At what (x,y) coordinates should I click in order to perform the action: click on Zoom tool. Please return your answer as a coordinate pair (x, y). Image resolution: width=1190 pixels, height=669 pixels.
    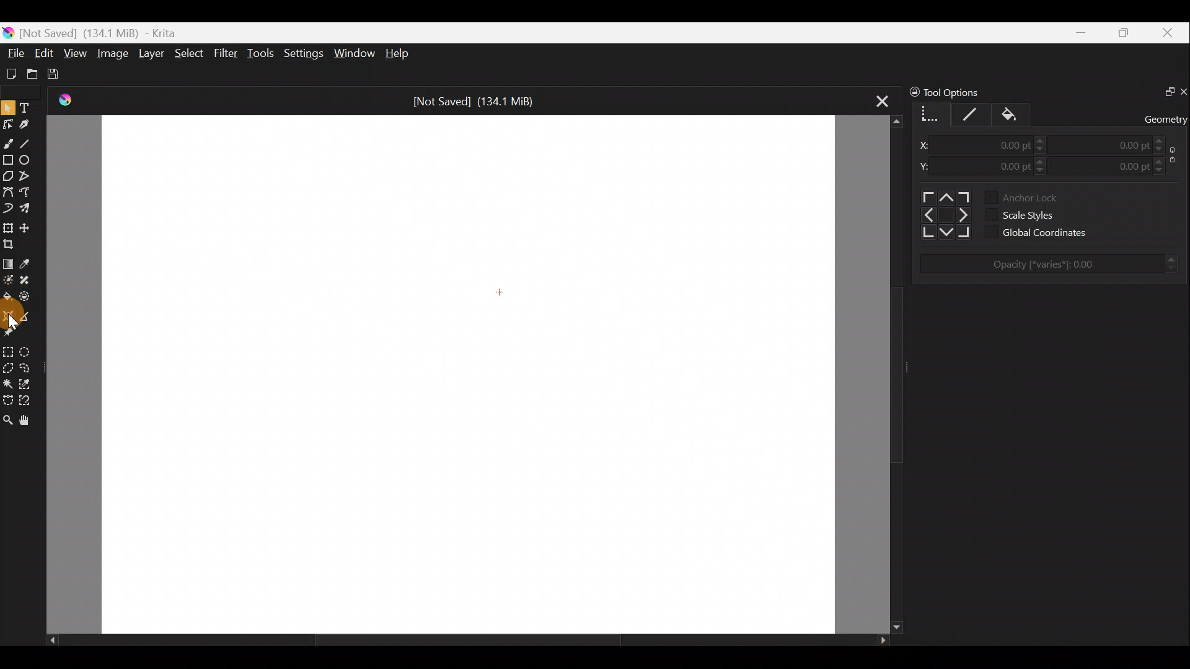
    Looking at the image, I should click on (7, 419).